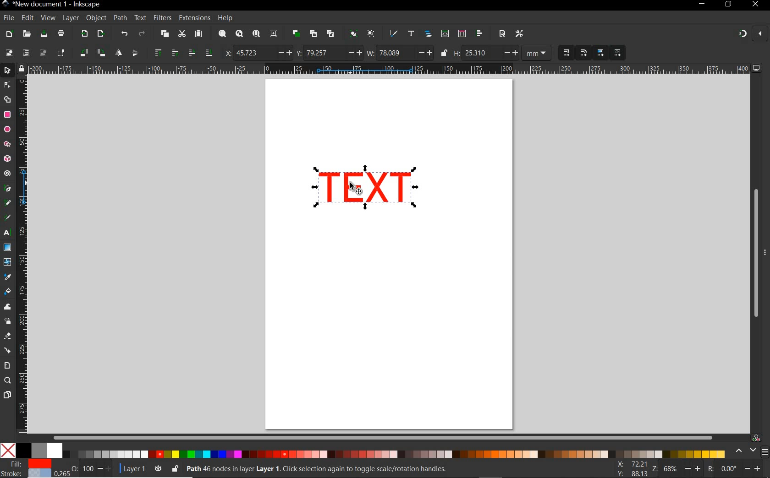 The height and width of the screenshot is (478, 770). What do you see at coordinates (52, 4) in the screenshot?
I see `FILE NAME` at bounding box center [52, 4].